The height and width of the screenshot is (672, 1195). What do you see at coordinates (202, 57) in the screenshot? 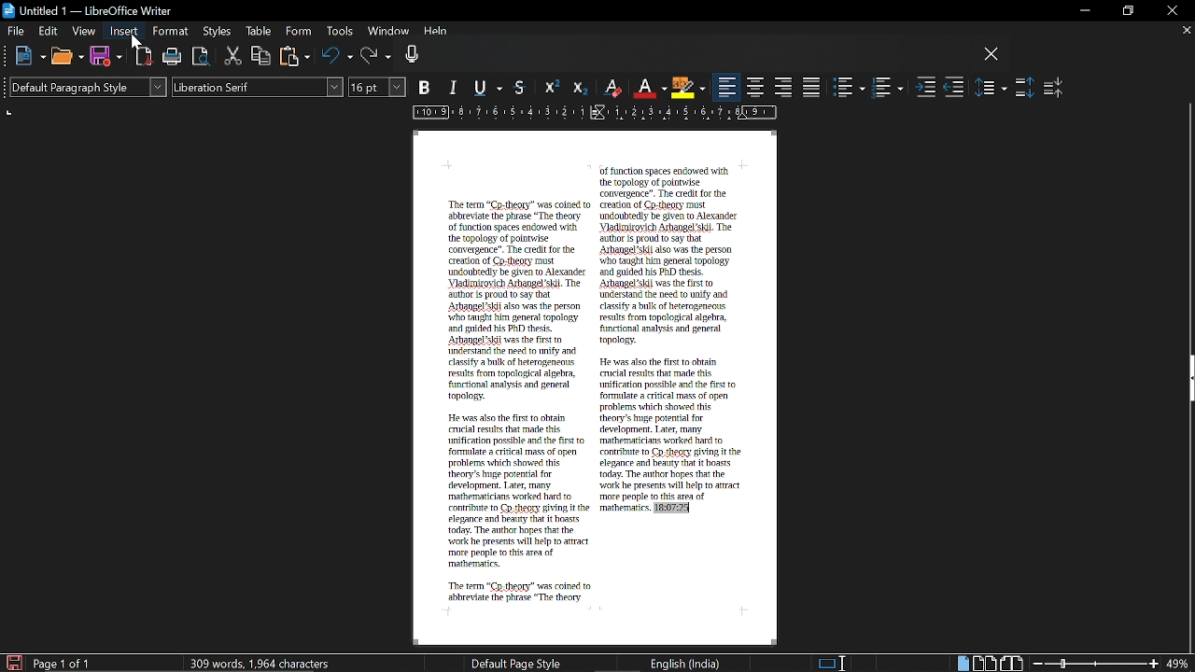
I see `Toggle print preview` at bounding box center [202, 57].